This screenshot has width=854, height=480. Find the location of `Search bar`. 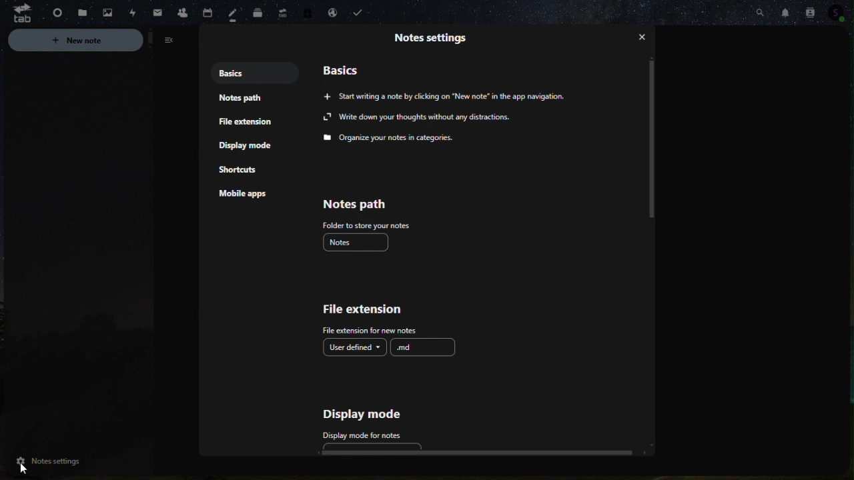

Search bar is located at coordinates (751, 11).